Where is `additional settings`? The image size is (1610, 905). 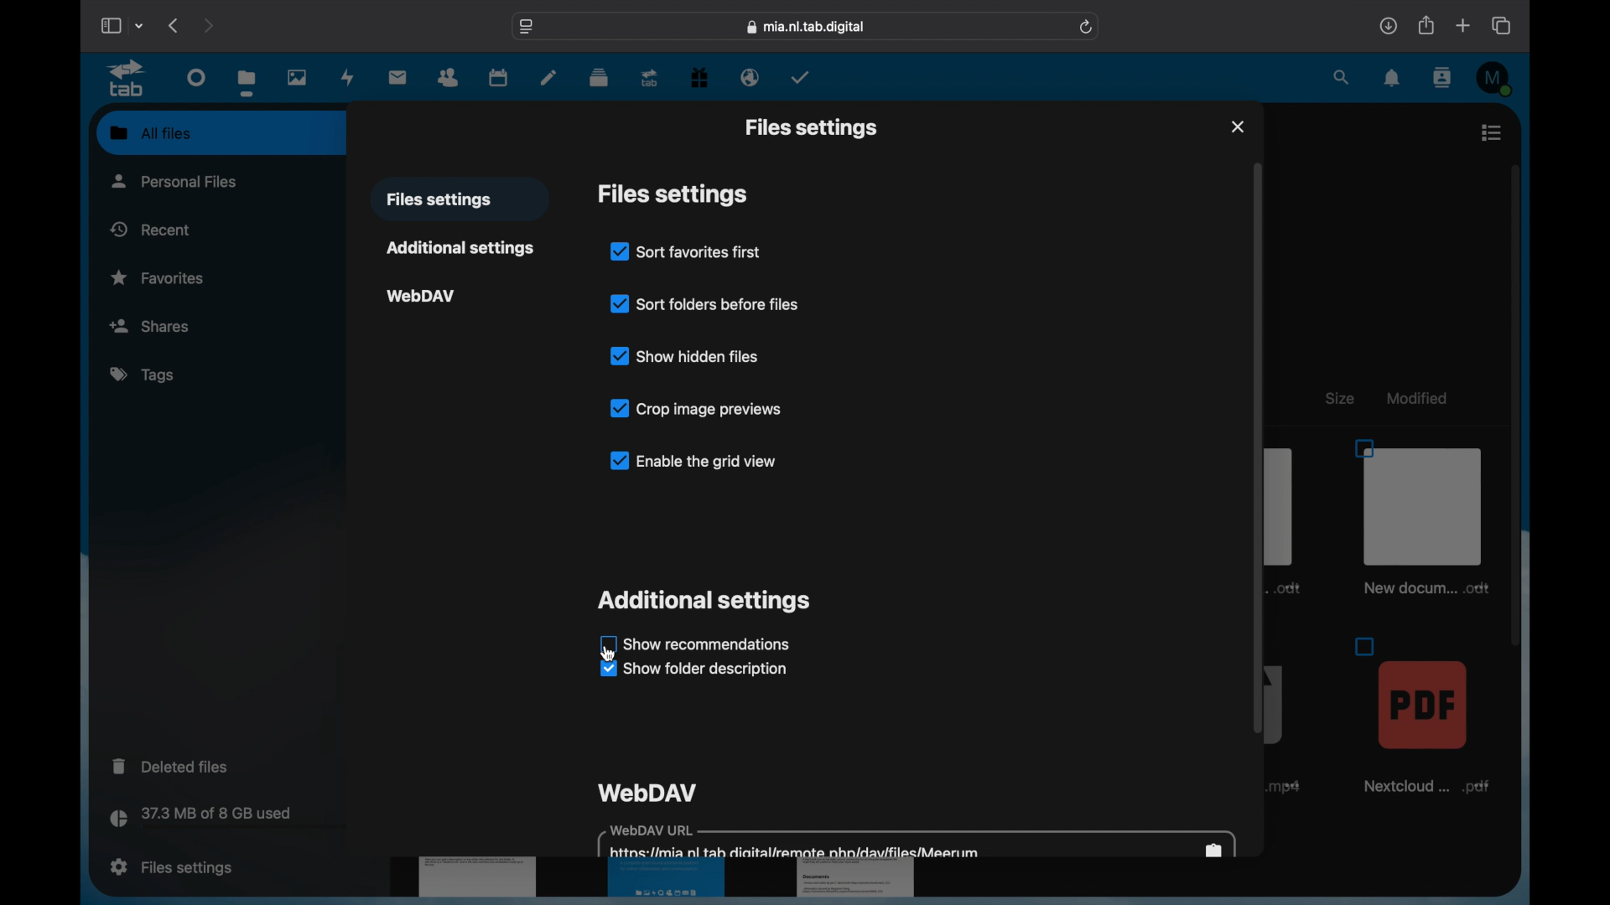 additional settings is located at coordinates (461, 248).